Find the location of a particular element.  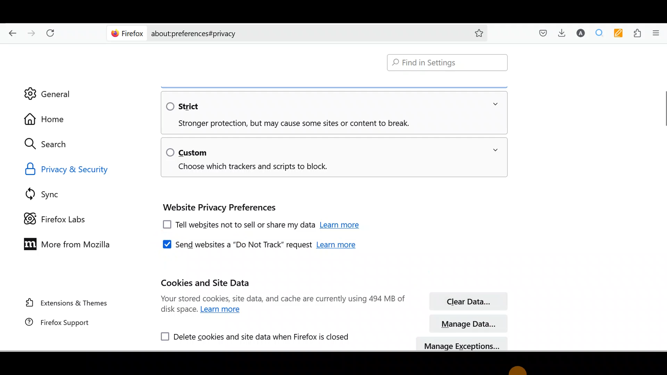

Extension & themes is located at coordinates (66, 304).